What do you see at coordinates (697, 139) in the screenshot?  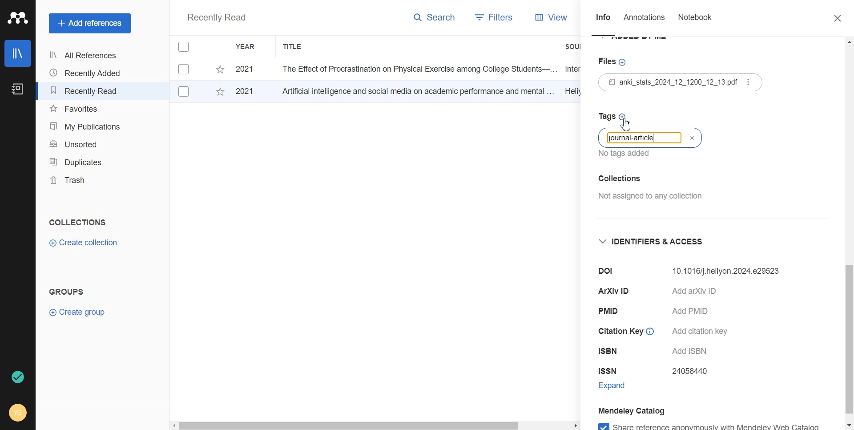 I see `Close` at bounding box center [697, 139].